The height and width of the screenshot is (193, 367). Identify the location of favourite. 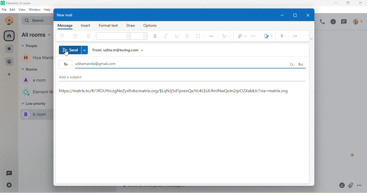
(9, 49).